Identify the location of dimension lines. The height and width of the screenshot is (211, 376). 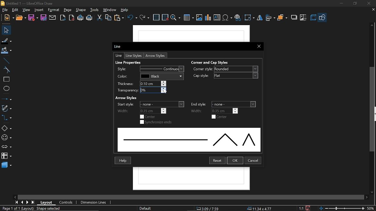
(94, 203).